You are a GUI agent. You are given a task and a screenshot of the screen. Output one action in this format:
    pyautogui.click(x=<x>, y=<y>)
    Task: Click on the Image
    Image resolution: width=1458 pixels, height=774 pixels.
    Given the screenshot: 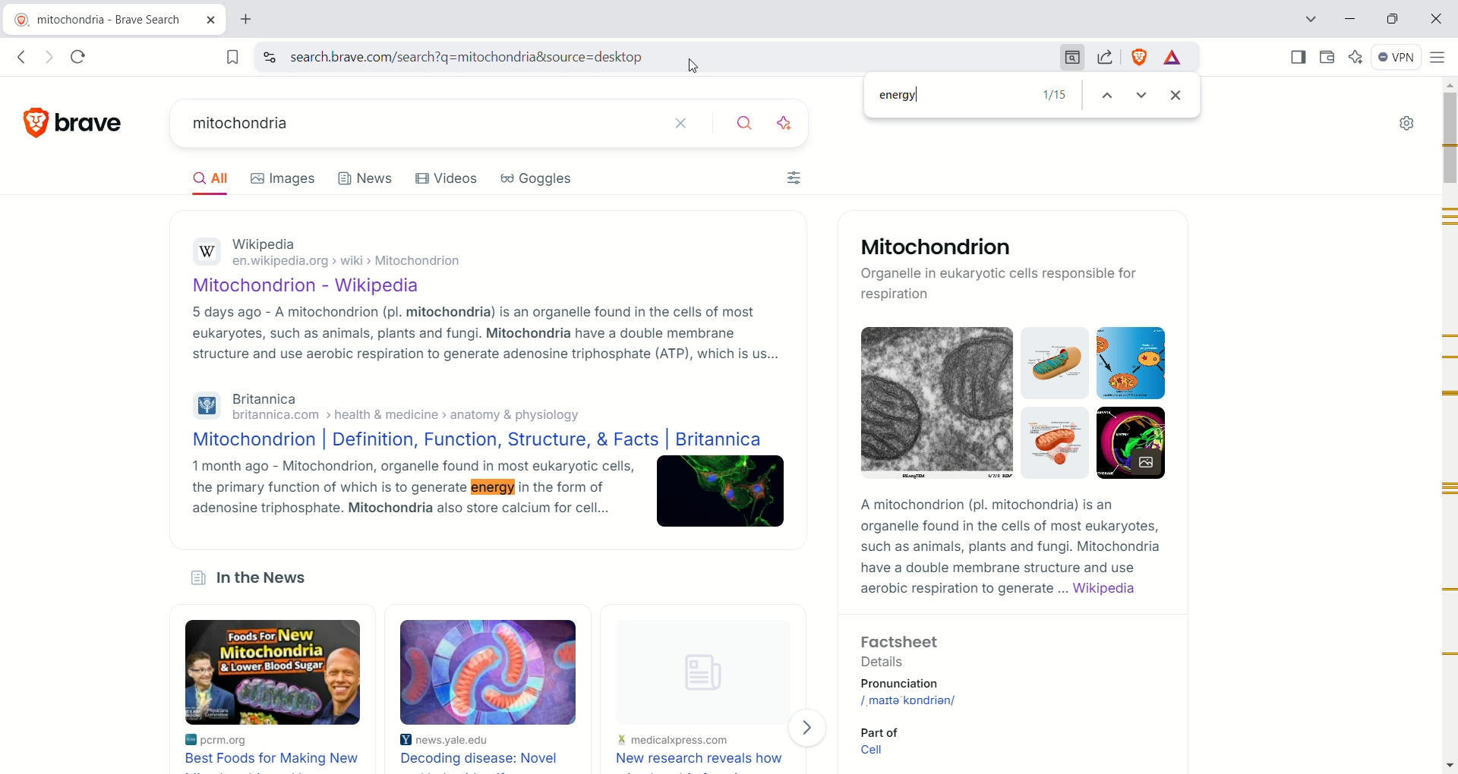 What is the action you would take?
    pyautogui.click(x=1128, y=363)
    